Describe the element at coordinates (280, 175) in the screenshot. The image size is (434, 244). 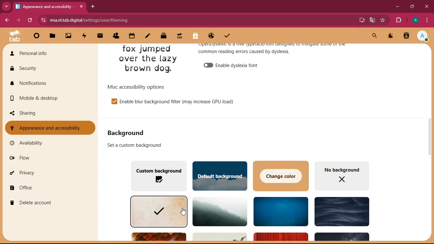
I see `change` at that location.